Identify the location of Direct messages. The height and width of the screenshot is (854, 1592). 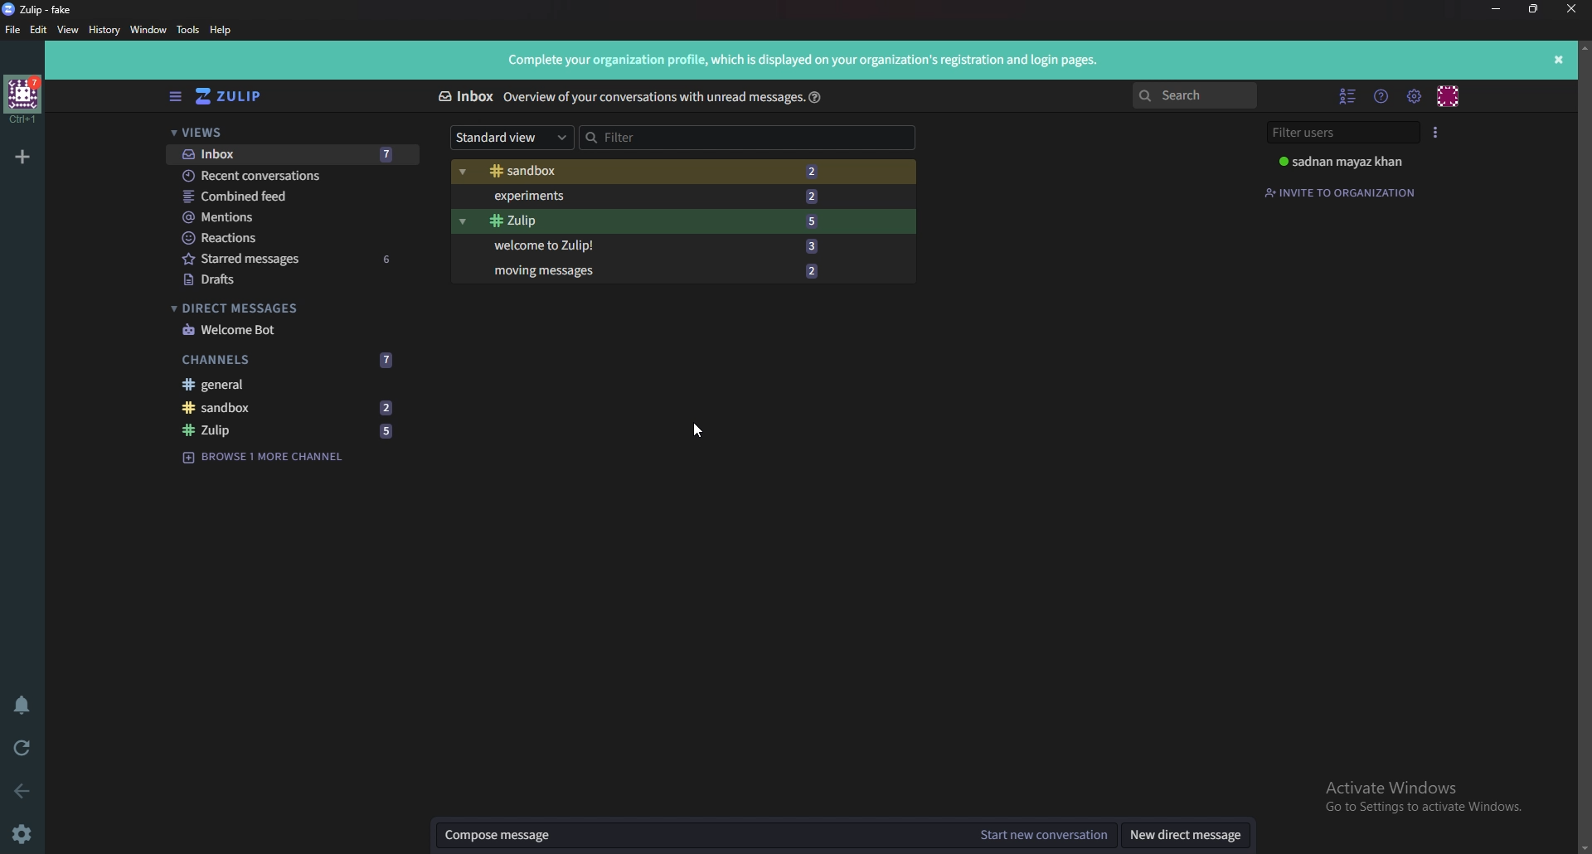
(286, 309).